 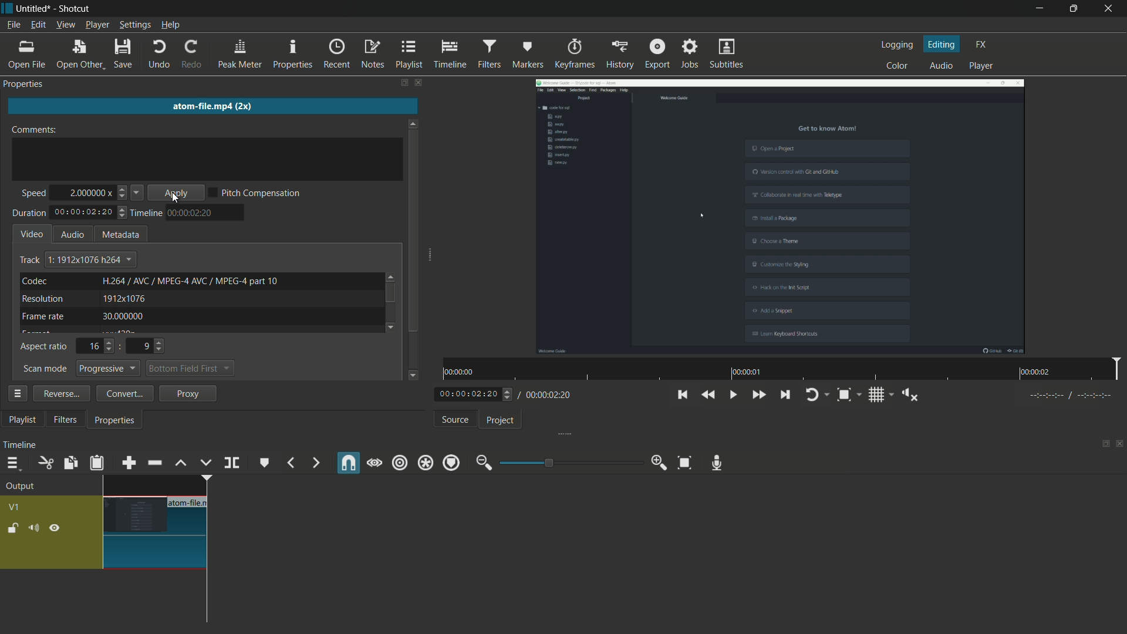 I want to click on metadata, so click(x=119, y=234).